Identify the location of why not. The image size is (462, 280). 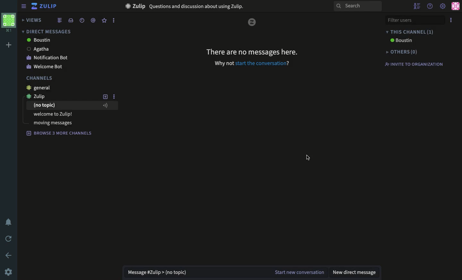
(223, 64).